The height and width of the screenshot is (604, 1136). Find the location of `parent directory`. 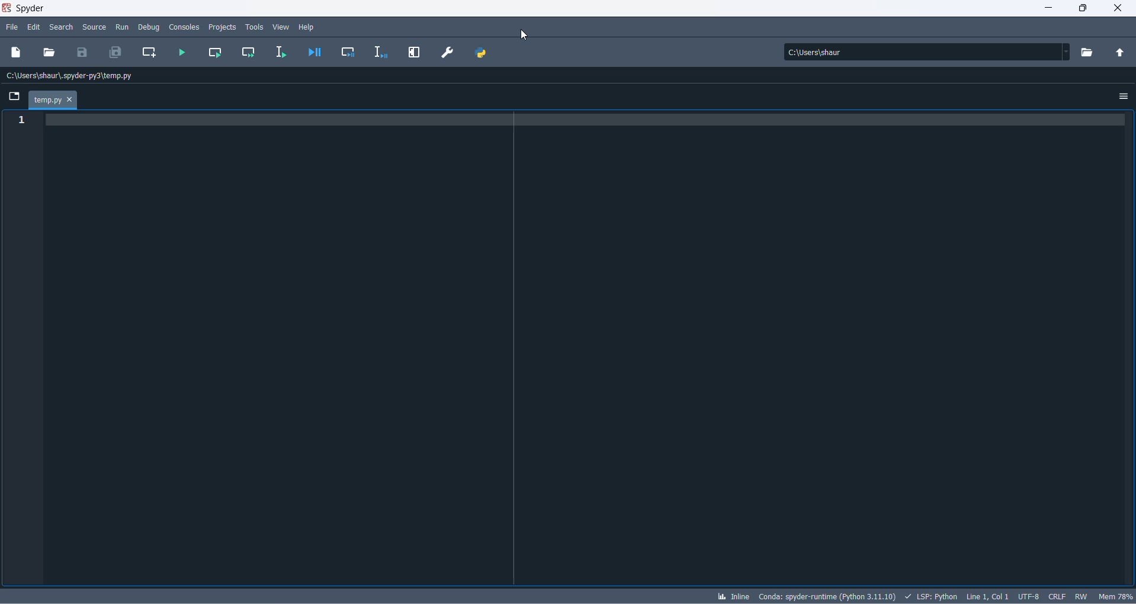

parent directory is located at coordinates (1123, 54).